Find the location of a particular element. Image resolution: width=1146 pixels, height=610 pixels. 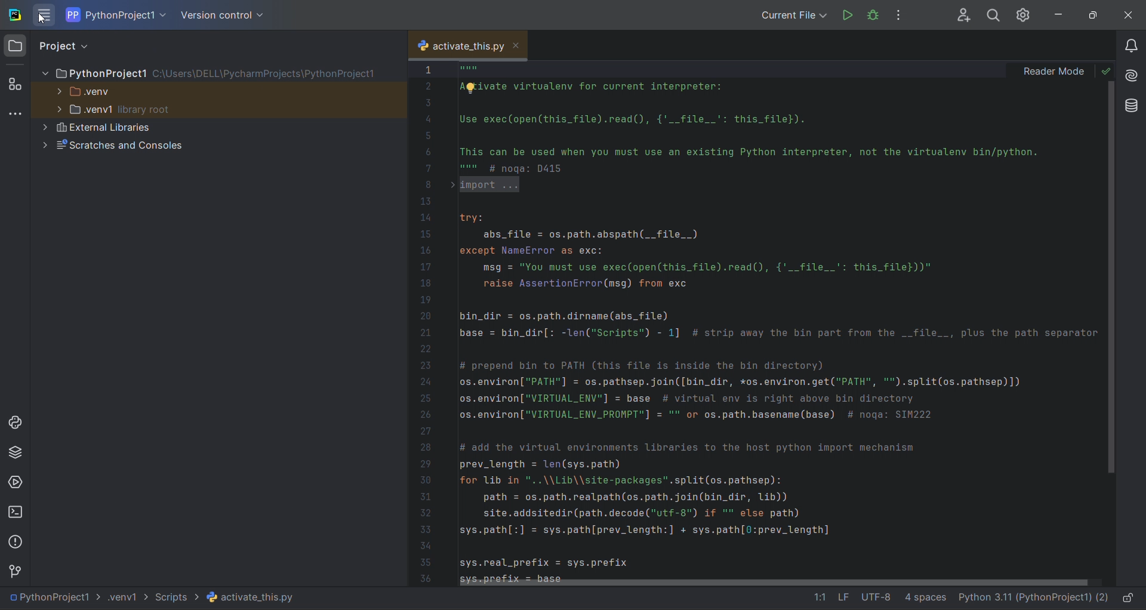

line no is located at coordinates (426, 322).